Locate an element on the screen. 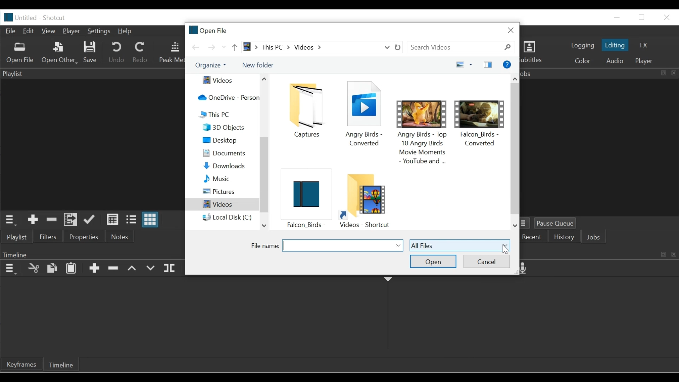  Falcon_birds - converted is located at coordinates (481, 118).